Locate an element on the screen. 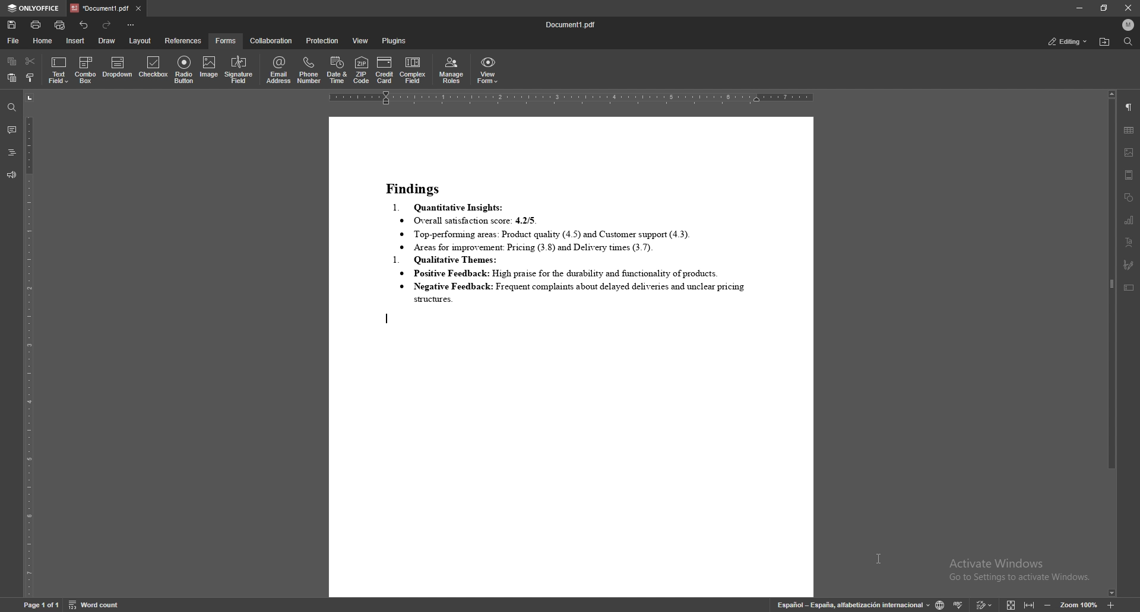  paste is located at coordinates (12, 78).